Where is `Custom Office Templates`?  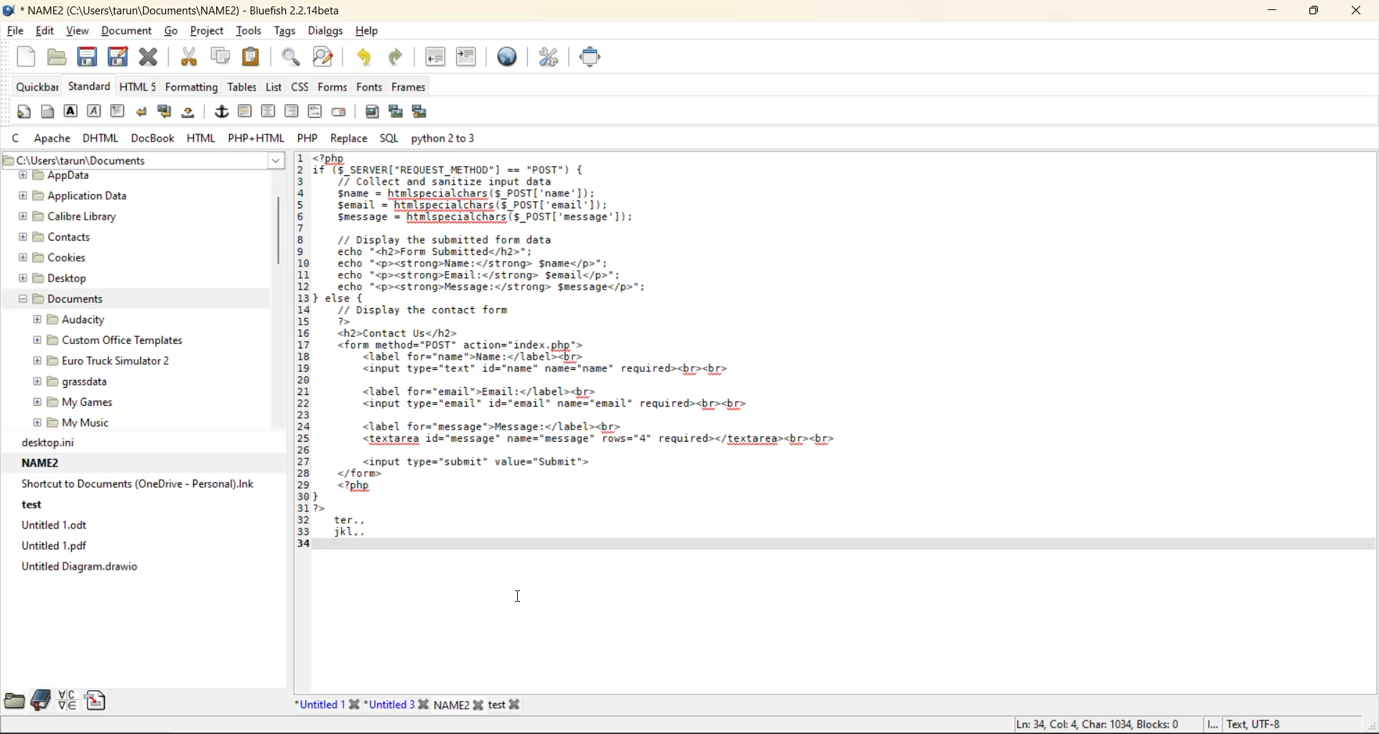 Custom Office Templates is located at coordinates (103, 341).